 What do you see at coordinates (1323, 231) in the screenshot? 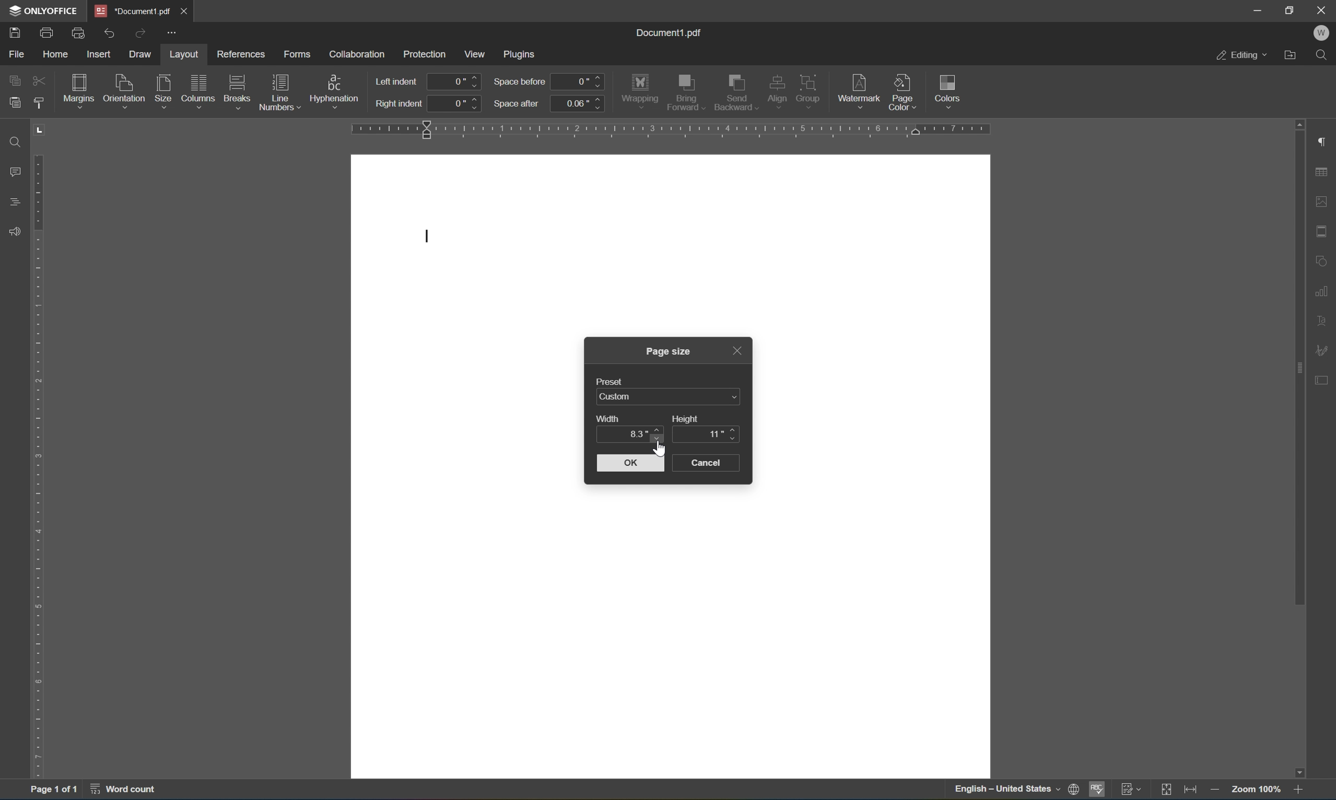
I see `header & footer settings` at bounding box center [1323, 231].